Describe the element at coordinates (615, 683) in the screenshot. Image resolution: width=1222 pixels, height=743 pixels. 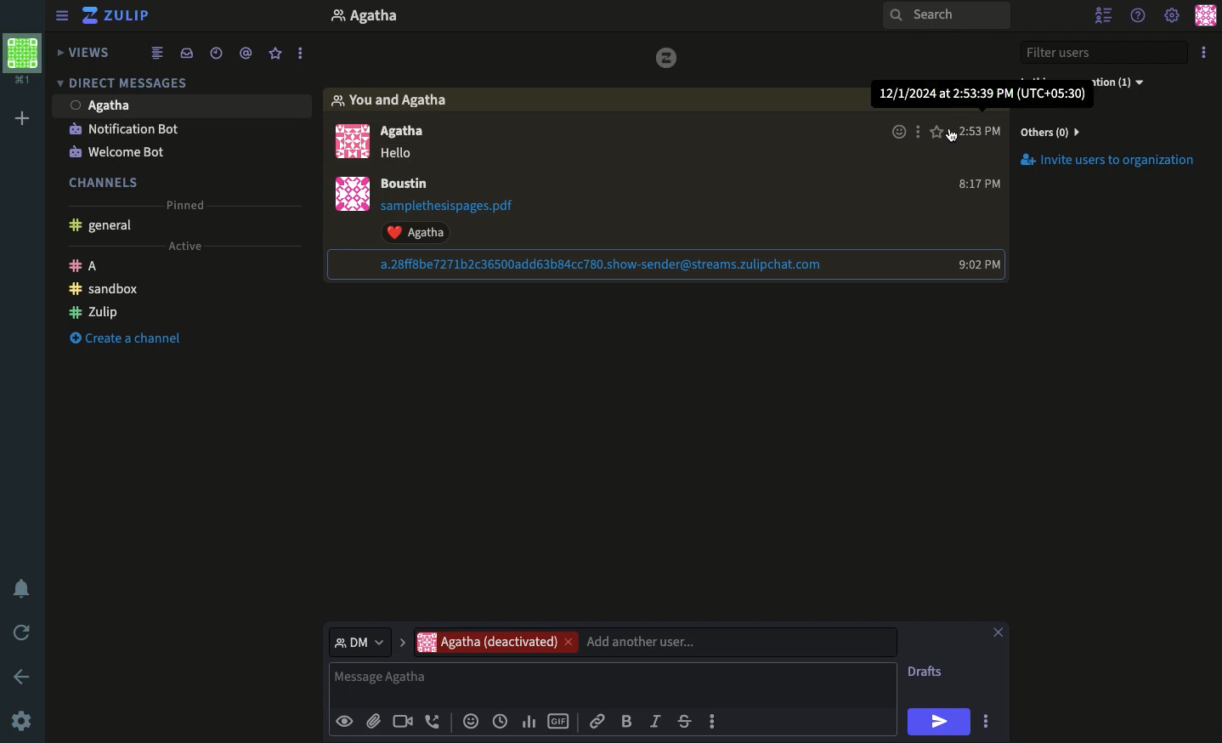
I see `Message` at that location.